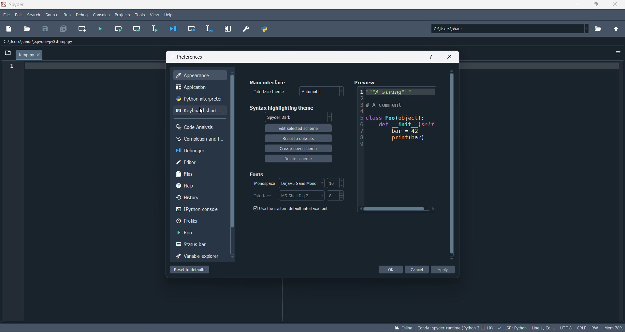 Image resolution: width=625 pixels, height=332 pixels. Describe the element at coordinates (192, 270) in the screenshot. I see `reset to default` at that location.